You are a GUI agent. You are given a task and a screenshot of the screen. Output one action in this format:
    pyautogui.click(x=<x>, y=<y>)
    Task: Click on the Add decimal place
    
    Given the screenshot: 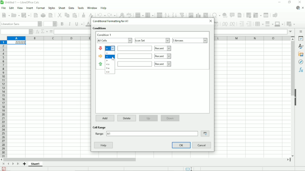 What is the action you would take?
    pyautogui.click(x=224, y=24)
    